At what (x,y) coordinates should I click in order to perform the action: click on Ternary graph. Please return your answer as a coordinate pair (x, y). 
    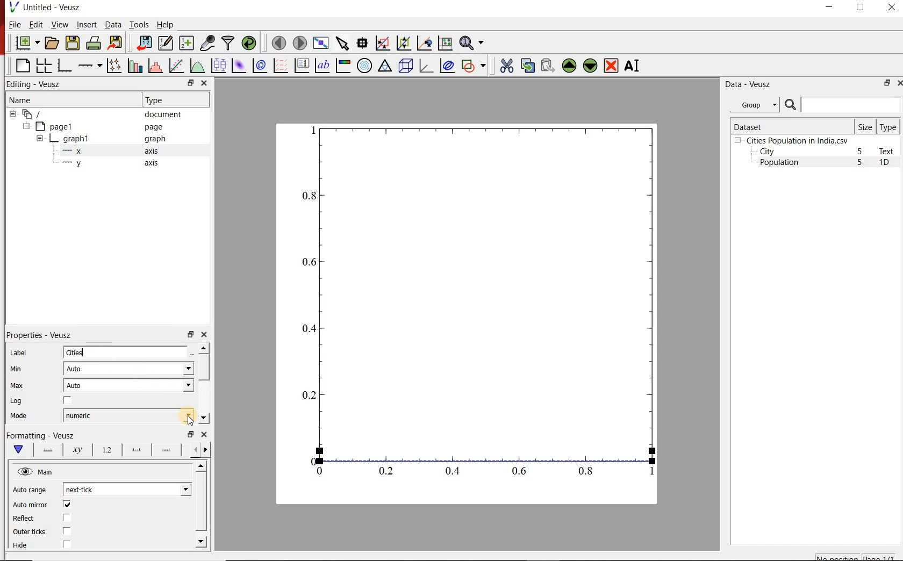
    Looking at the image, I should click on (385, 66).